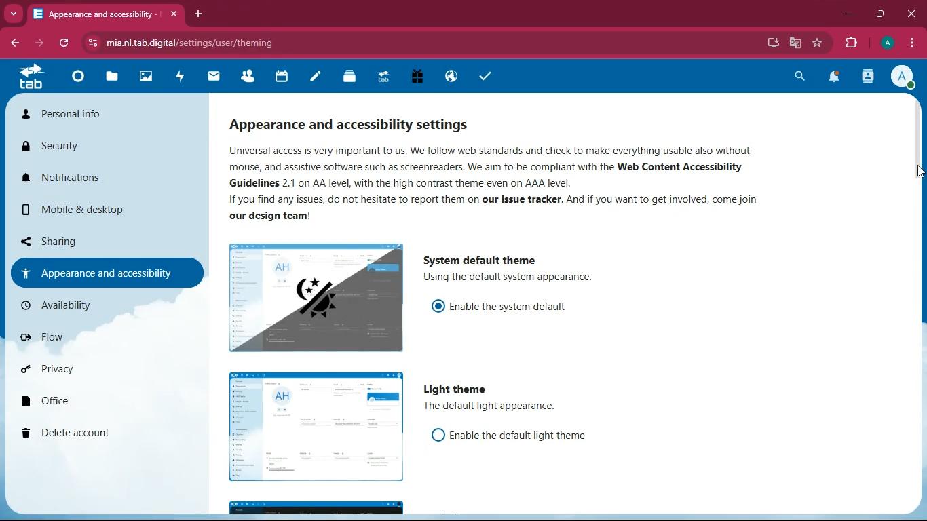 This screenshot has width=927, height=521. I want to click on notes, so click(318, 79).